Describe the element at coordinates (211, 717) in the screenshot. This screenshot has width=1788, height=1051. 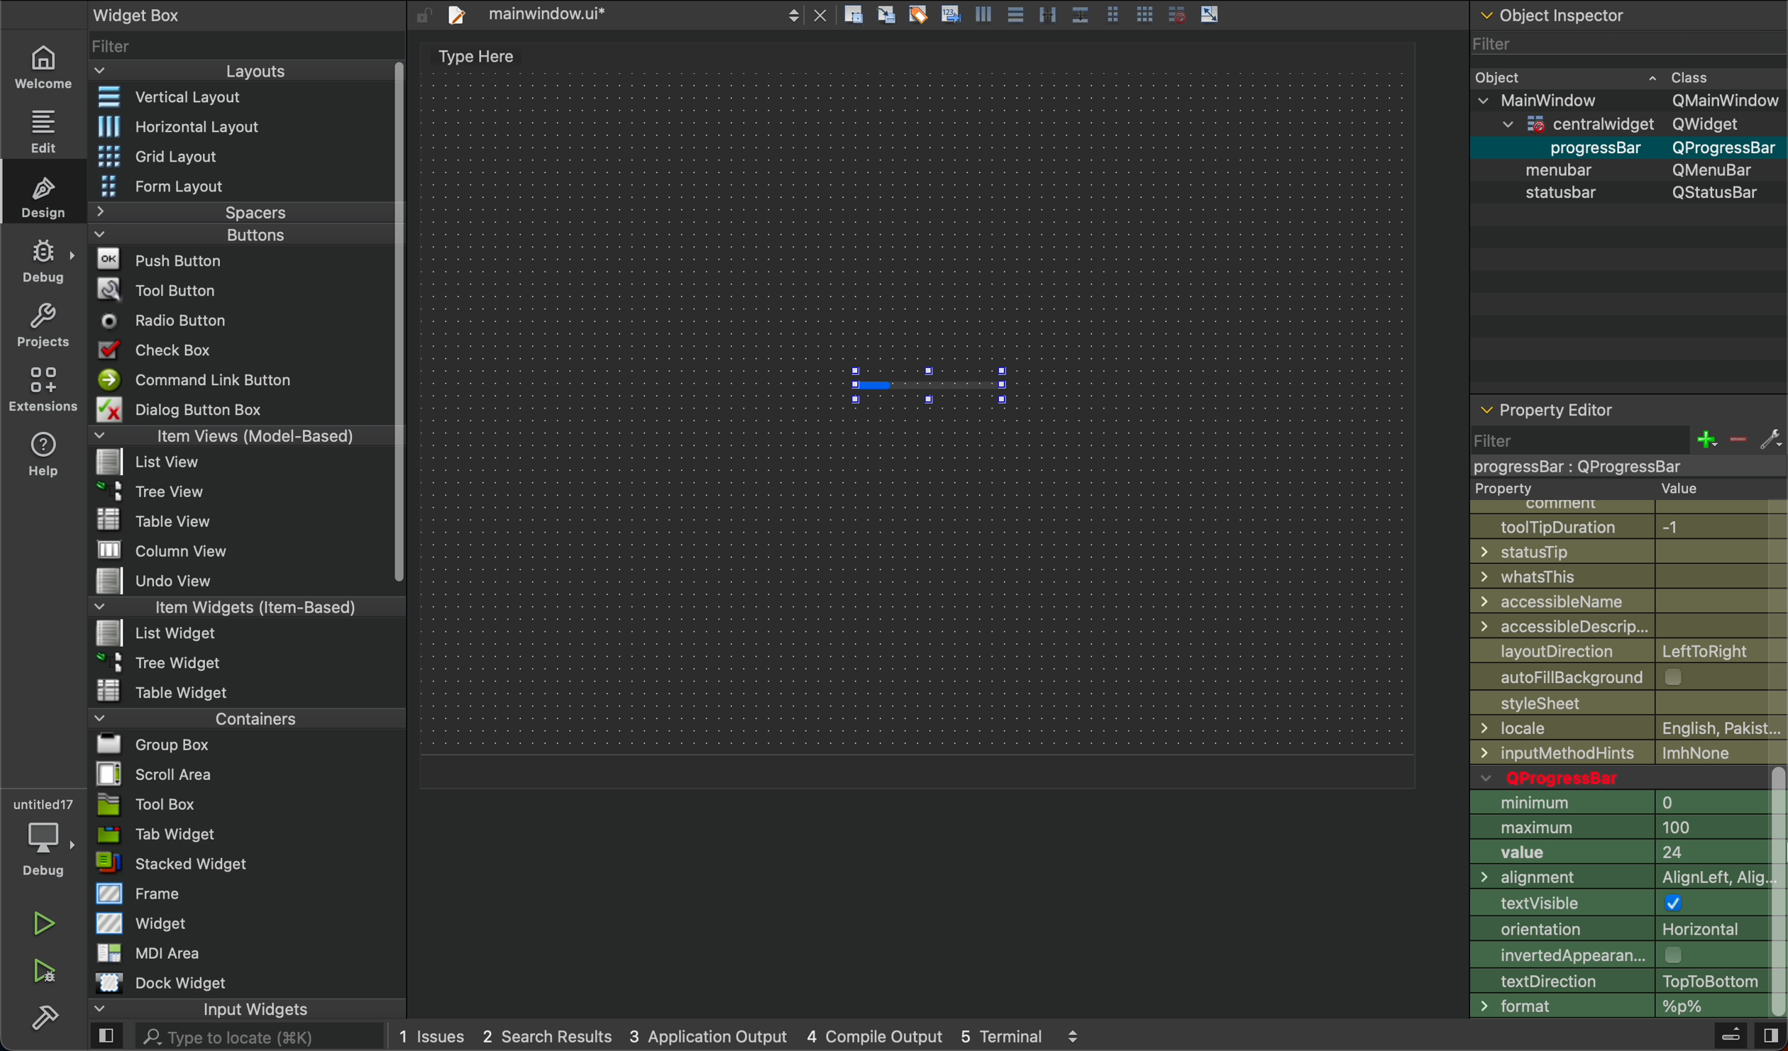
I see `Container` at that location.